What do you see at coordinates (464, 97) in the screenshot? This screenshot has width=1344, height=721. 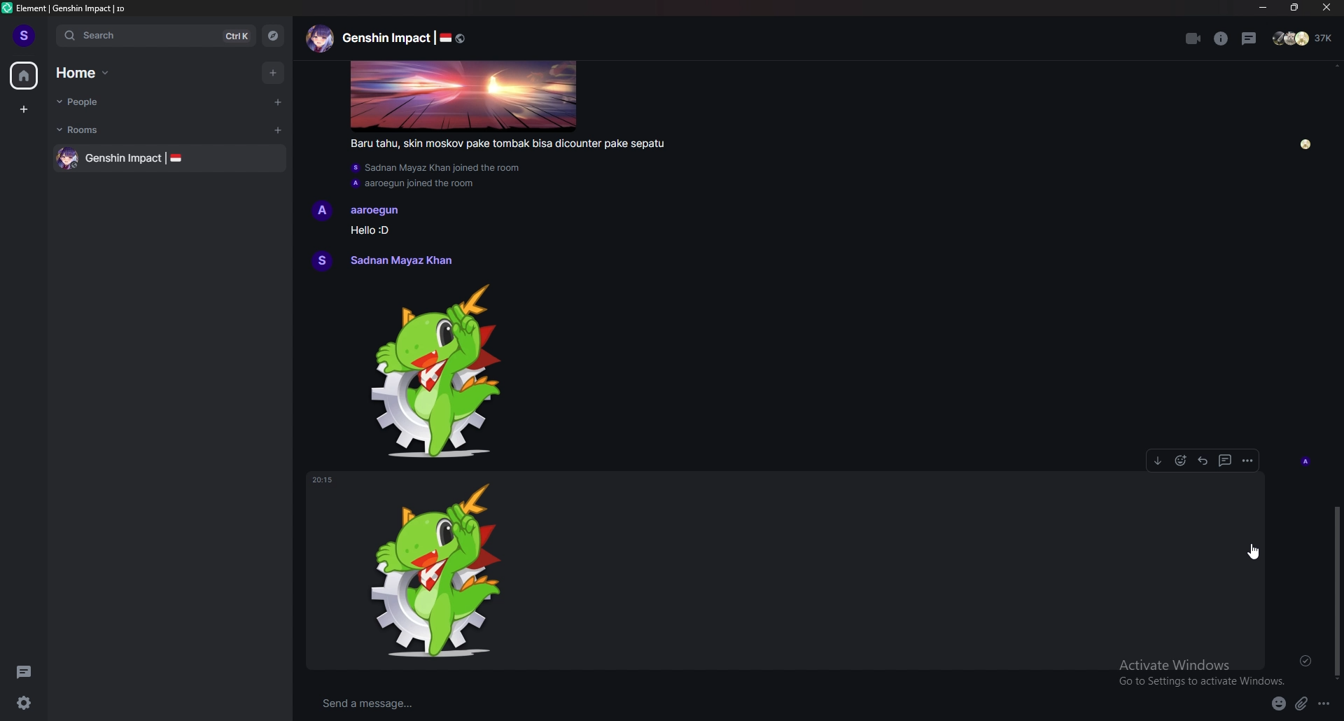 I see `Image sent by group participant` at bounding box center [464, 97].